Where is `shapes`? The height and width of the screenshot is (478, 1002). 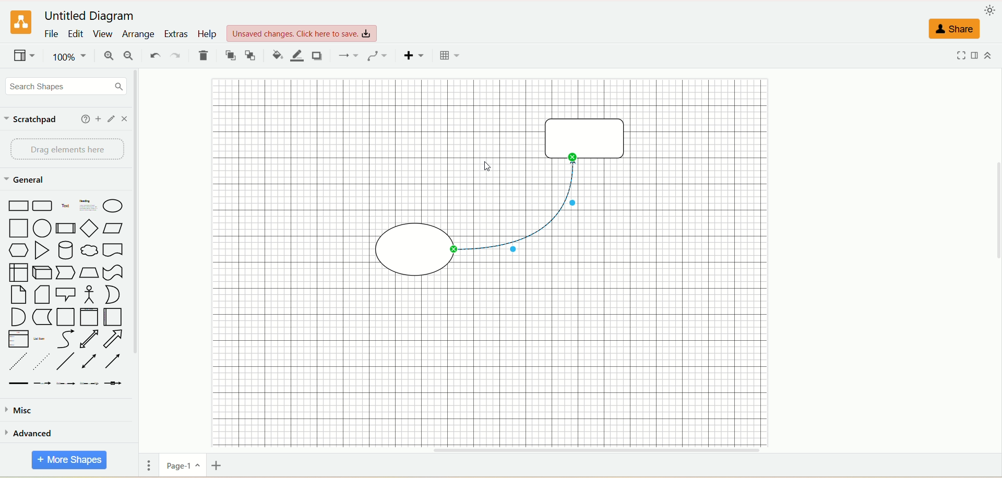 shapes is located at coordinates (64, 292).